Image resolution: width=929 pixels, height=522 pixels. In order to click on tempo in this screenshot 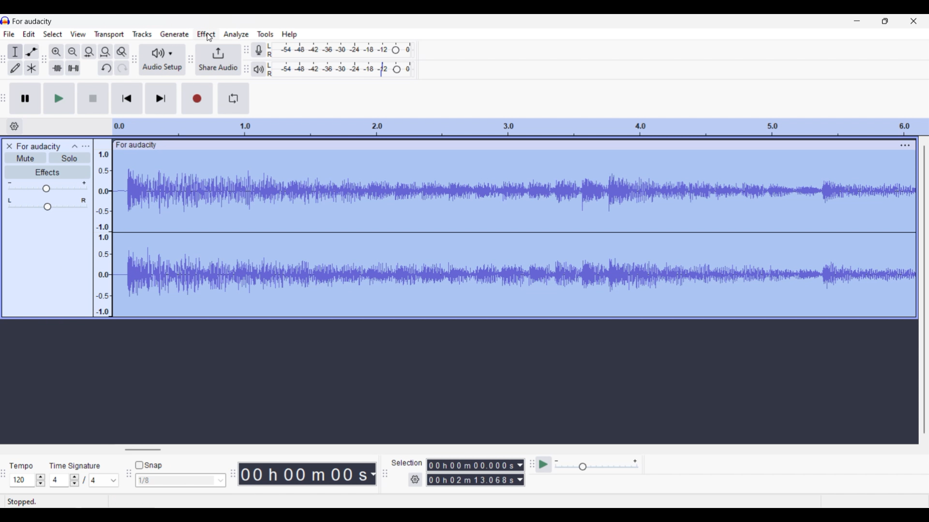, I will do `click(21, 466)`.